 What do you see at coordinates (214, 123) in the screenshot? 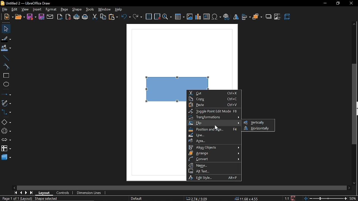
I see `flip` at bounding box center [214, 123].